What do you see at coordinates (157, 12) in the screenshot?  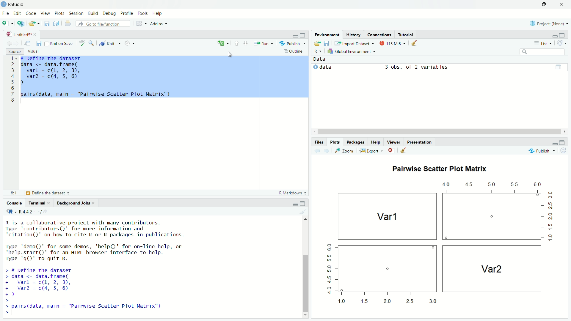 I see `Help` at bounding box center [157, 12].